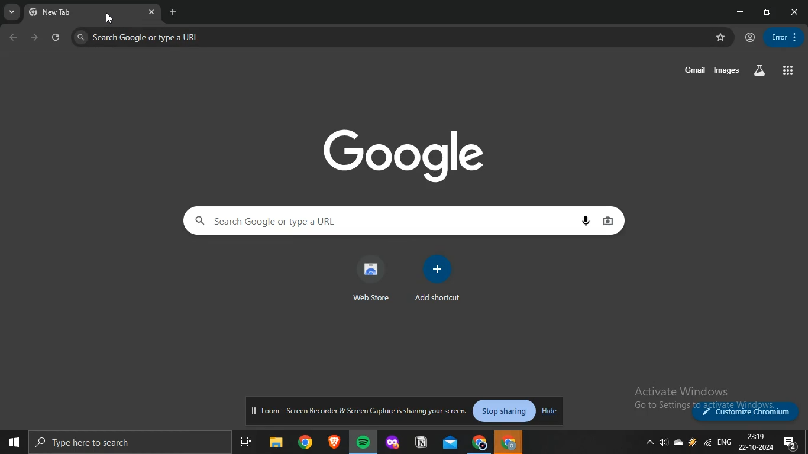 Image resolution: width=808 pixels, height=454 pixels. What do you see at coordinates (589, 221) in the screenshot?
I see `voice search` at bounding box center [589, 221].